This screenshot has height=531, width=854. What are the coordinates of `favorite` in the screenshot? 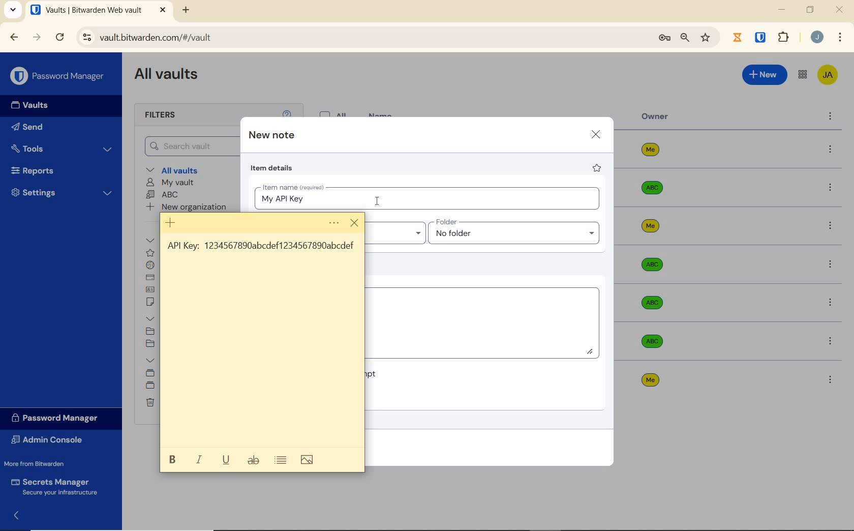 It's located at (597, 169).